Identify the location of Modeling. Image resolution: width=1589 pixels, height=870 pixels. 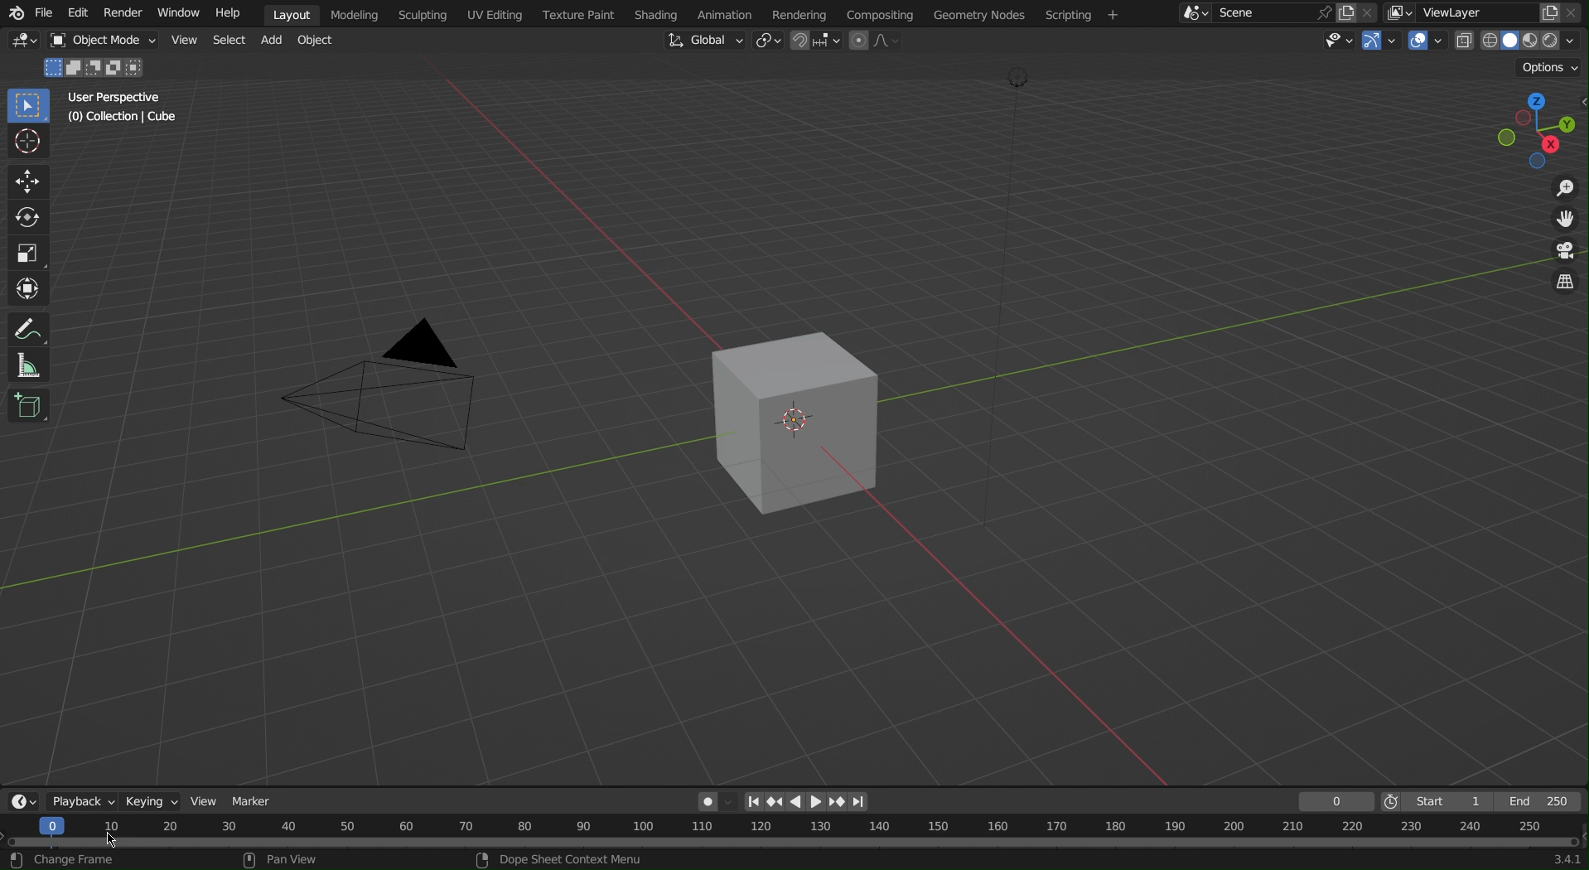
(358, 13).